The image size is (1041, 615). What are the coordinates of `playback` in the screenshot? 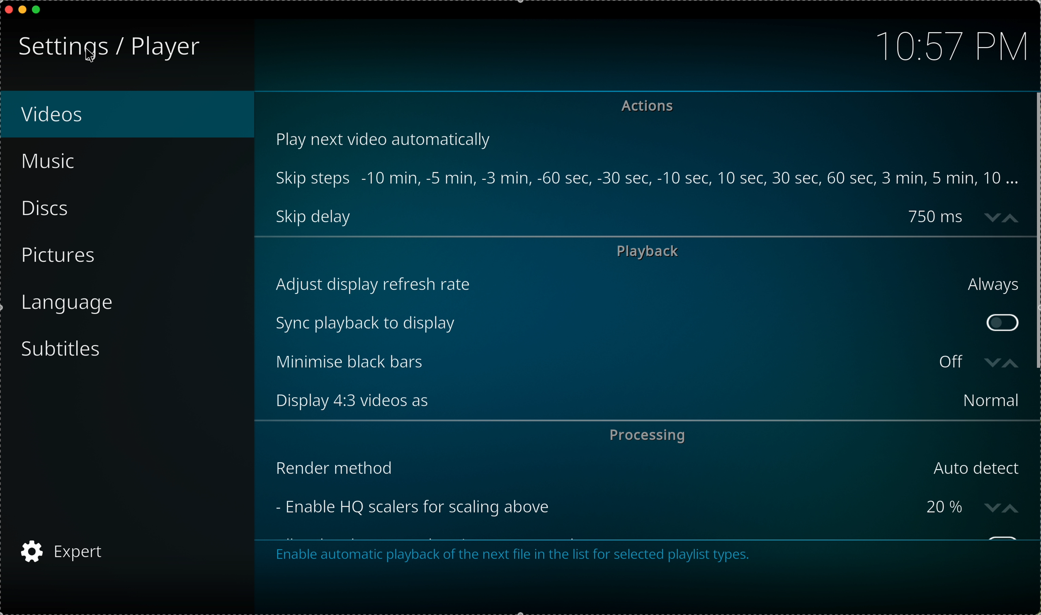 It's located at (648, 251).